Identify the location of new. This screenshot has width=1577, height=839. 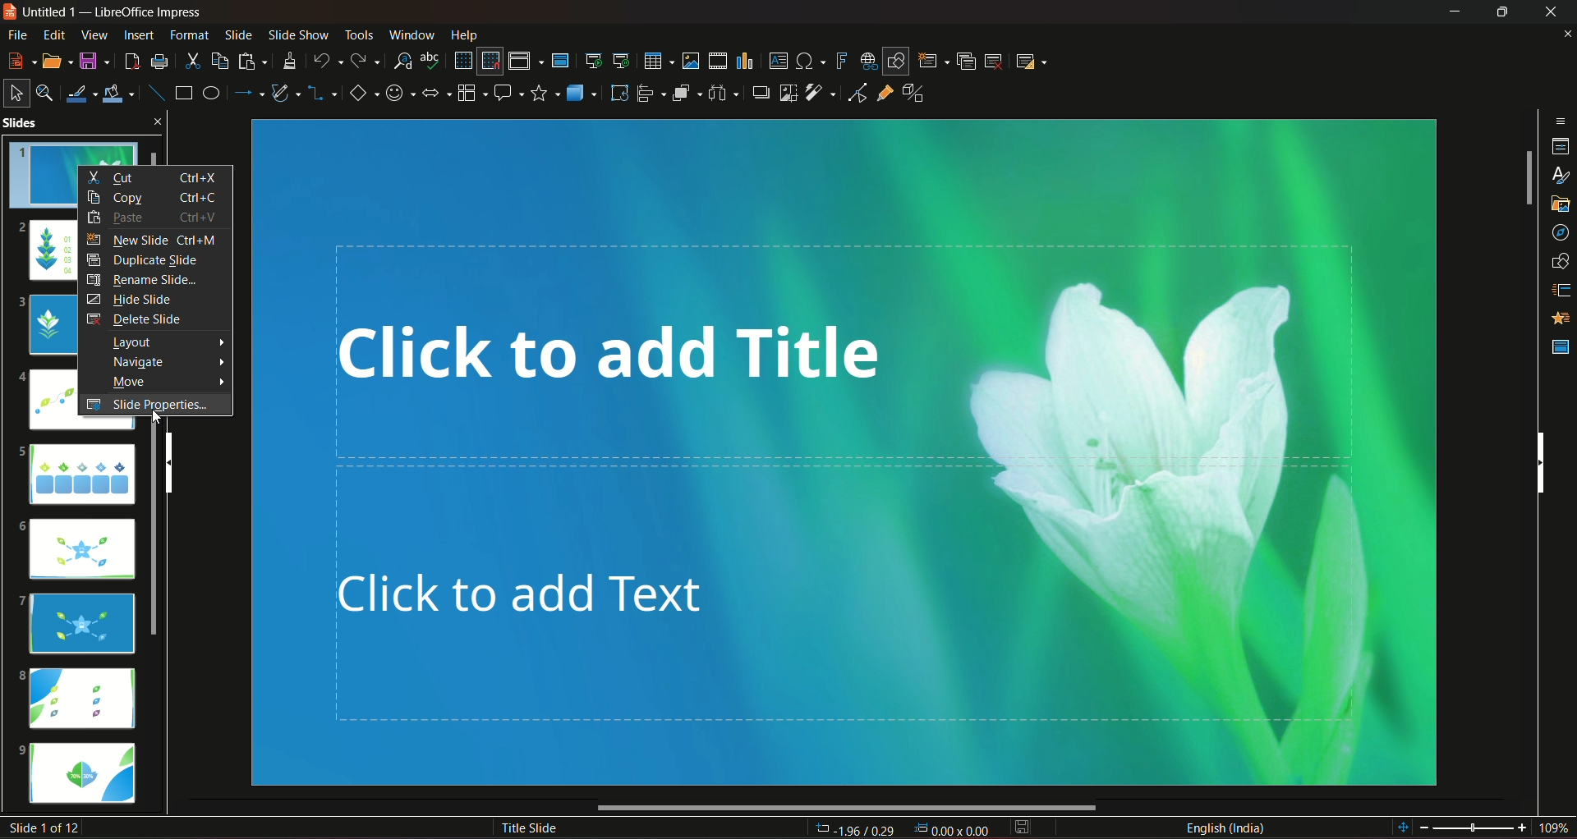
(21, 59).